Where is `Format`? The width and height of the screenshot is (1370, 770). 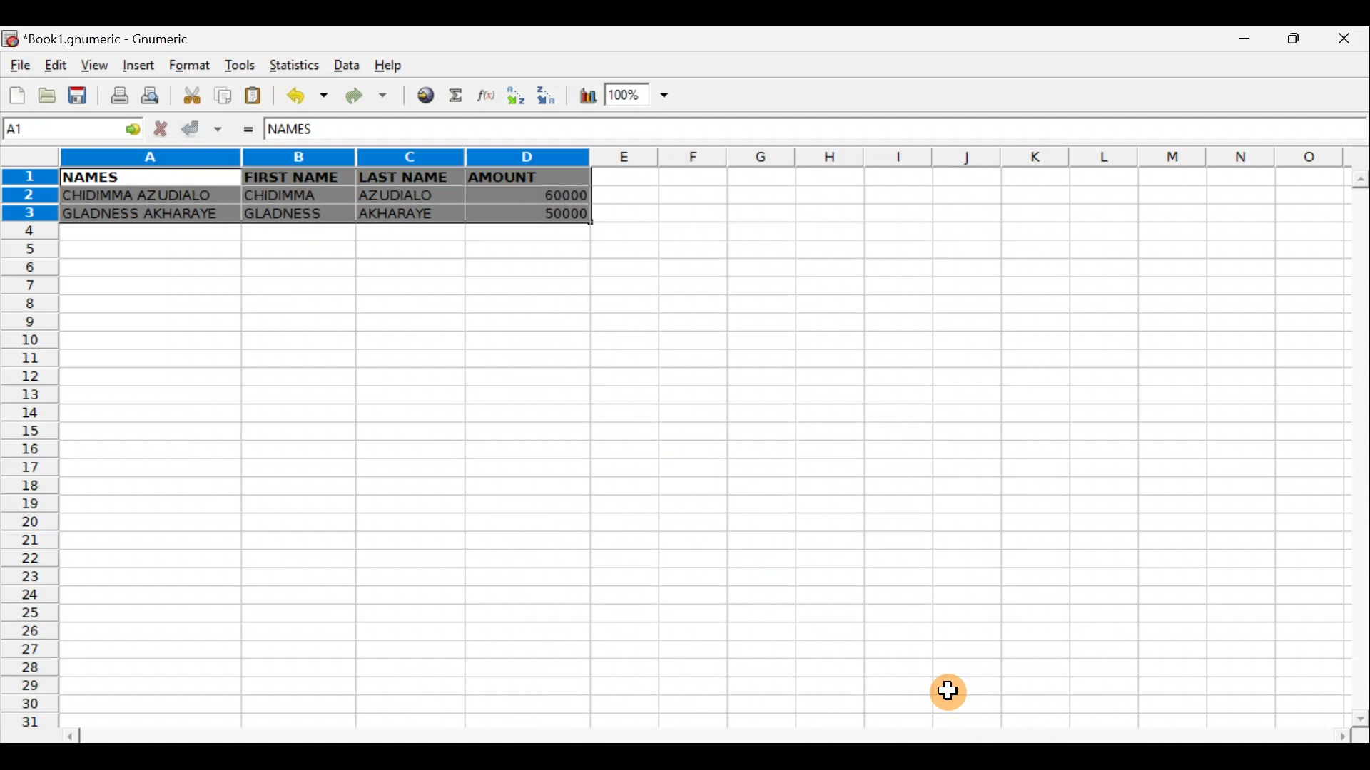
Format is located at coordinates (193, 66).